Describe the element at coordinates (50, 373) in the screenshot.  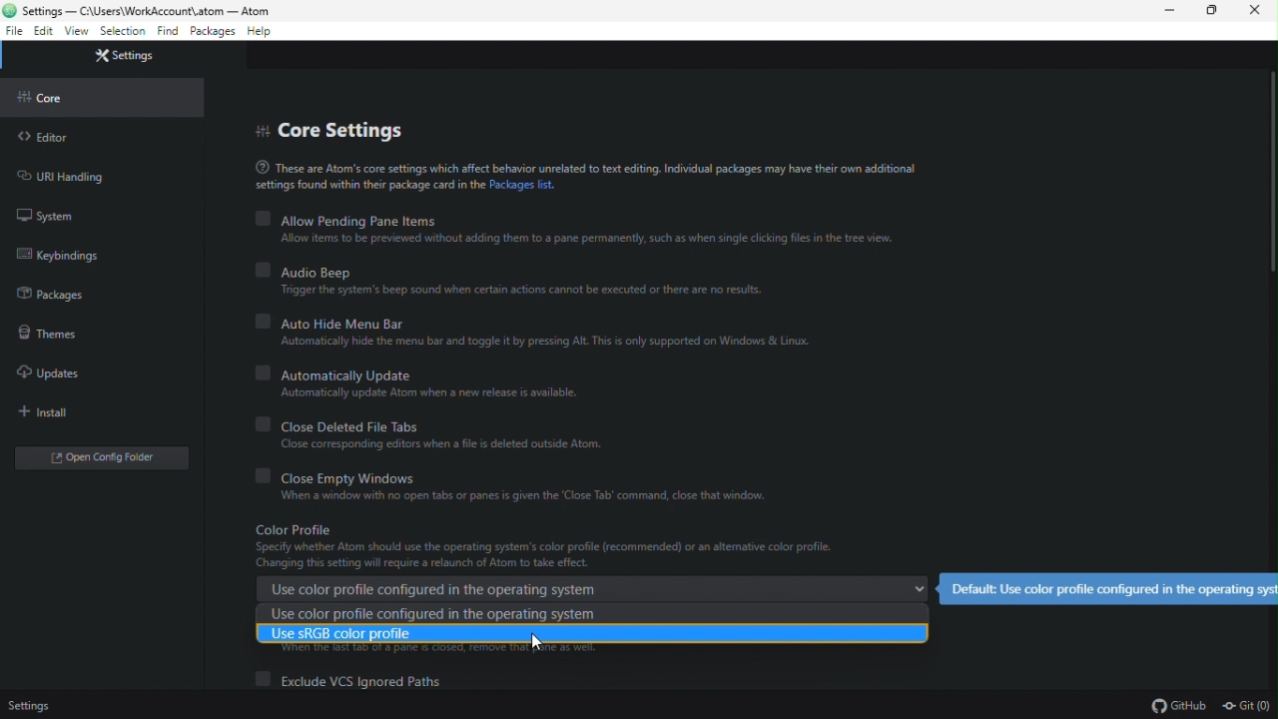
I see `updates` at that location.